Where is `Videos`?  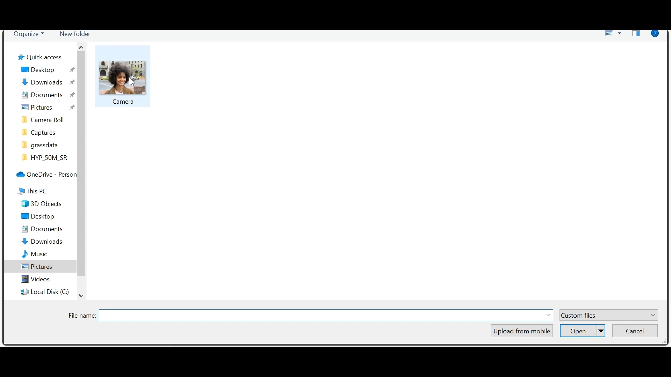 Videos is located at coordinates (39, 279).